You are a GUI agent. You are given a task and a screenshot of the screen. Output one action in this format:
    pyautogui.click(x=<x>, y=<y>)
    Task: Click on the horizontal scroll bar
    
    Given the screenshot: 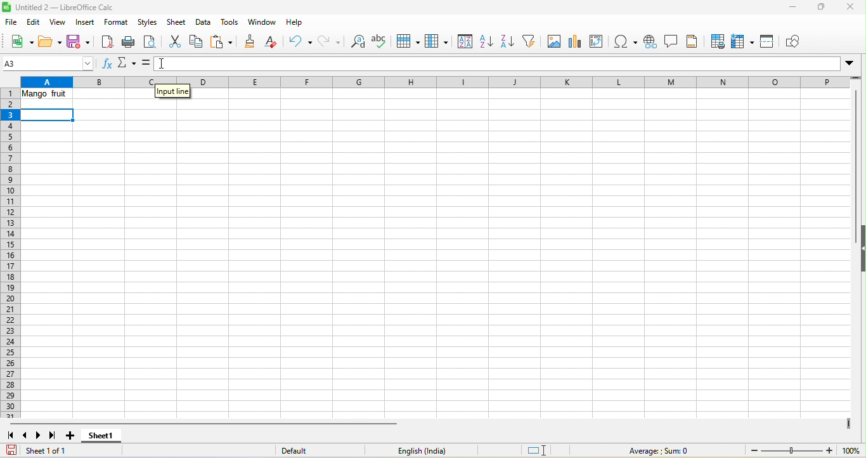 What is the action you would take?
    pyautogui.click(x=199, y=423)
    